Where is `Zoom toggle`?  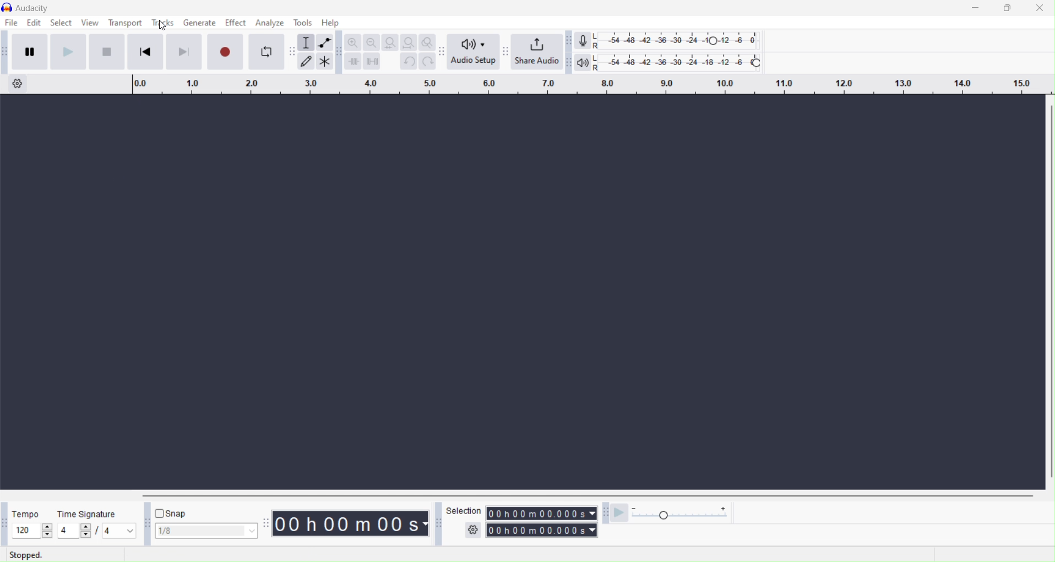
Zoom toggle is located at coordinates (428, 42).